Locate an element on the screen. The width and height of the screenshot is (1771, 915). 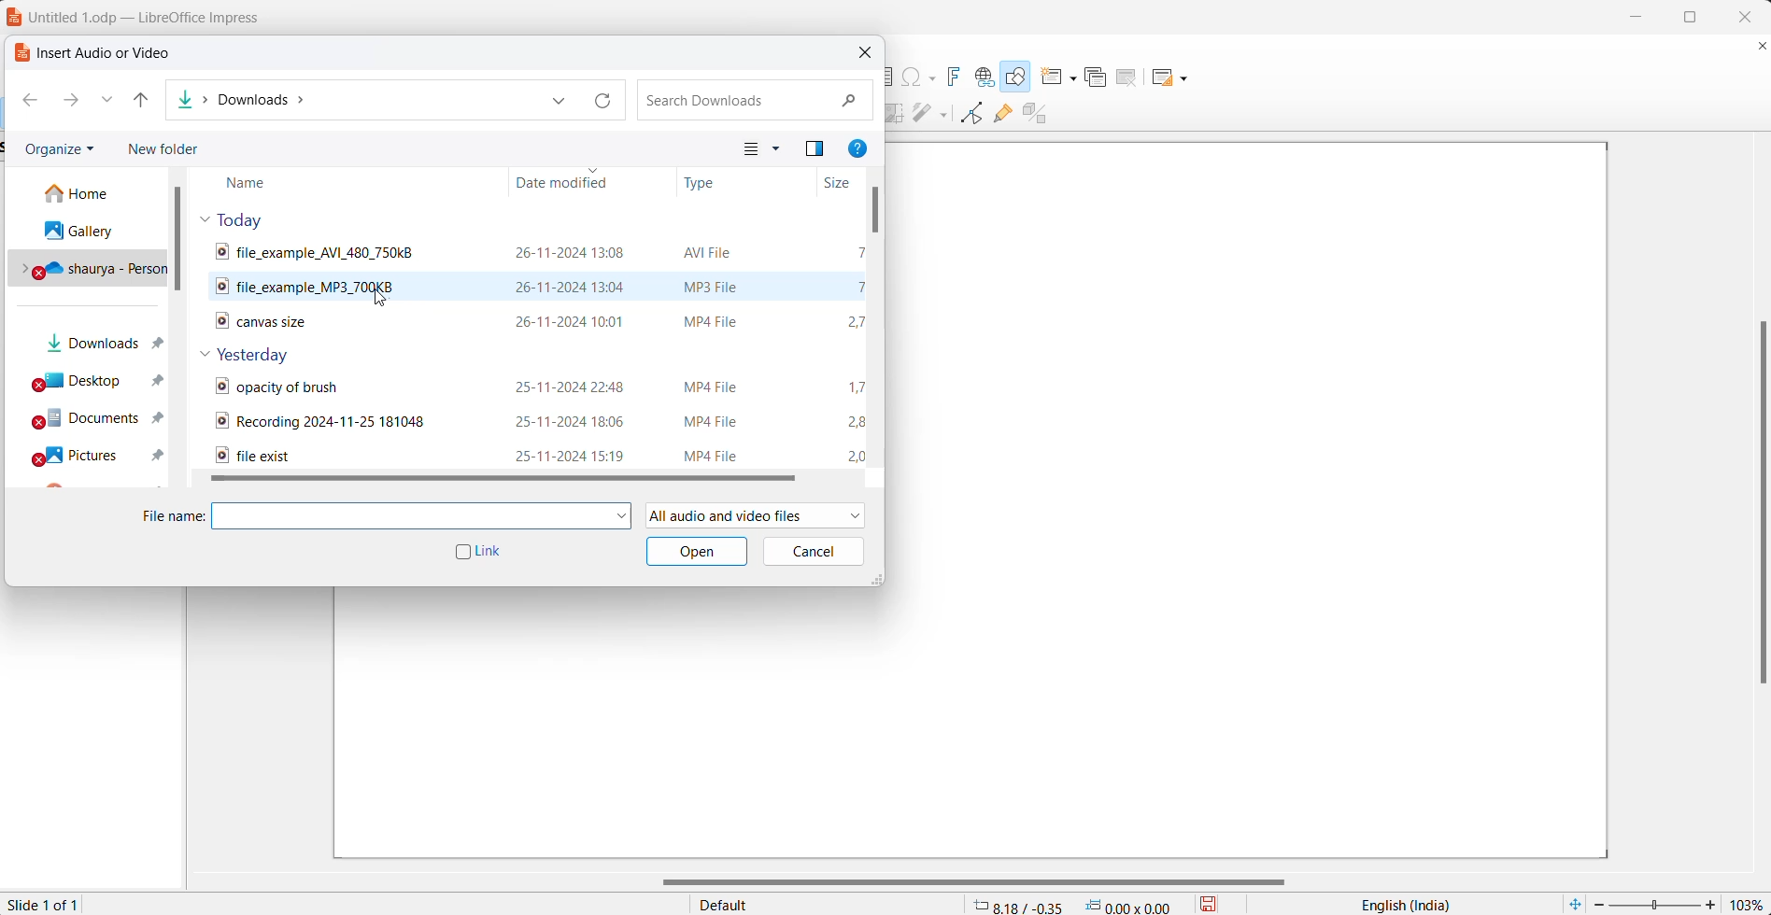
video file name is located at coordinates (330, 252).